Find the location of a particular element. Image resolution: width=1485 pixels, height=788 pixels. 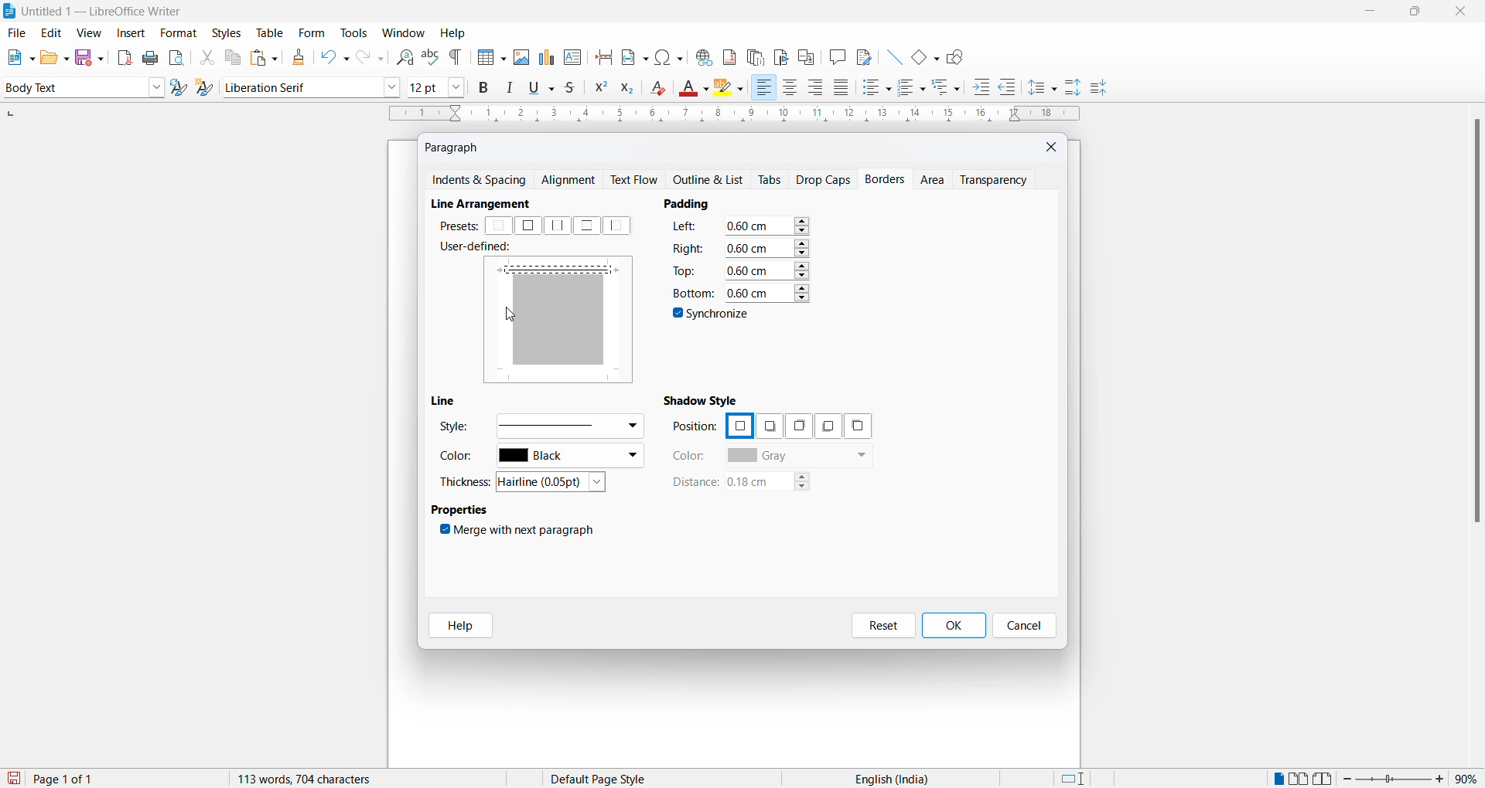

insert chart is located at coordinates (546, 59).